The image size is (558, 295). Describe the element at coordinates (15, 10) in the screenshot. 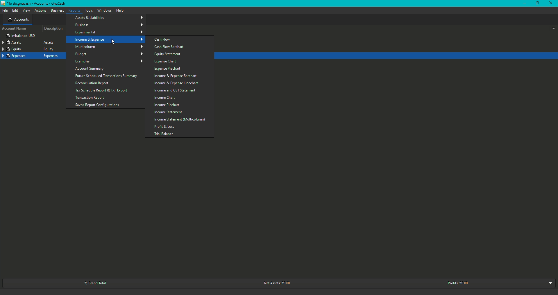

I see `Edit` at that location.